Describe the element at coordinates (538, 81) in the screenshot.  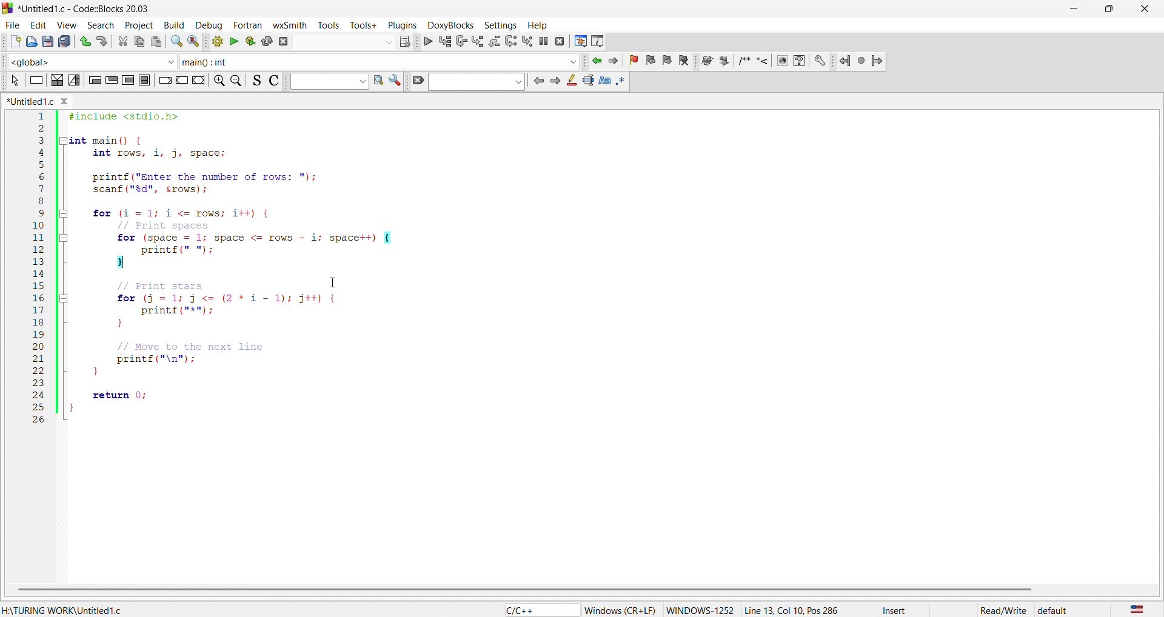
I see `previous` at that location.